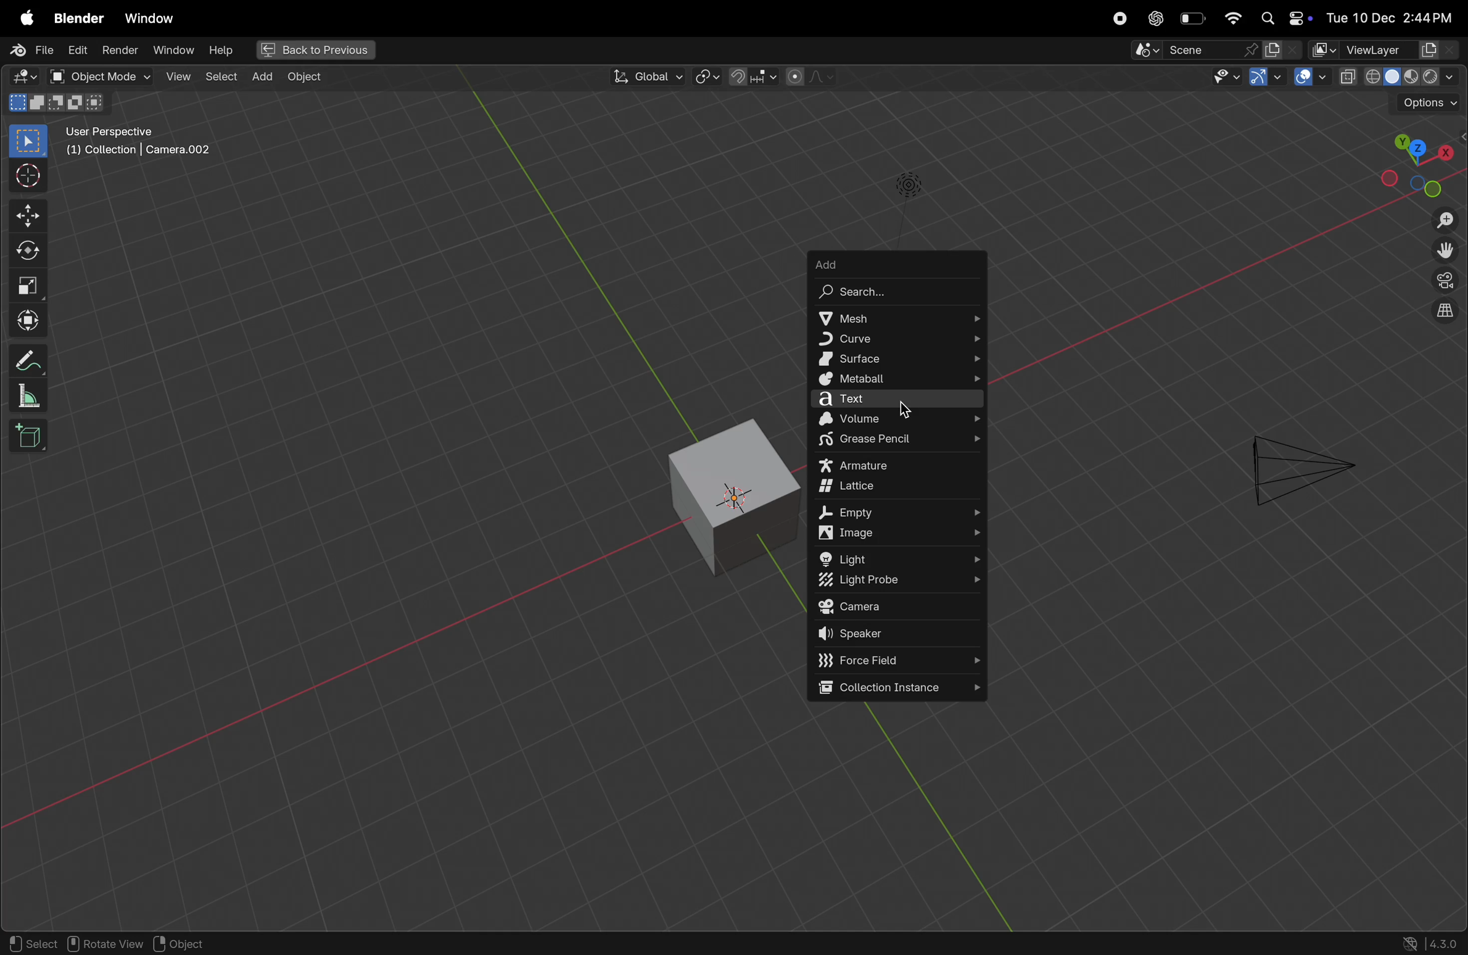  What do you see at coordinates (1443, 284) in the screenshot?
I see `camera view` at bounding box center [1443, 284].